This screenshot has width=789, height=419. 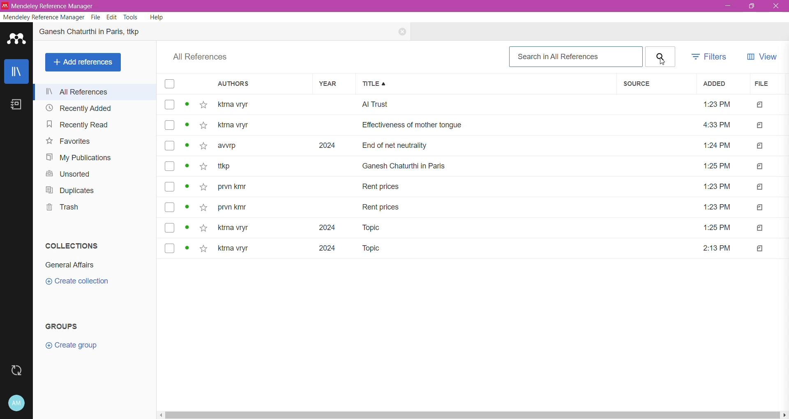 I want to click on Library, so click(x=16, y=71).